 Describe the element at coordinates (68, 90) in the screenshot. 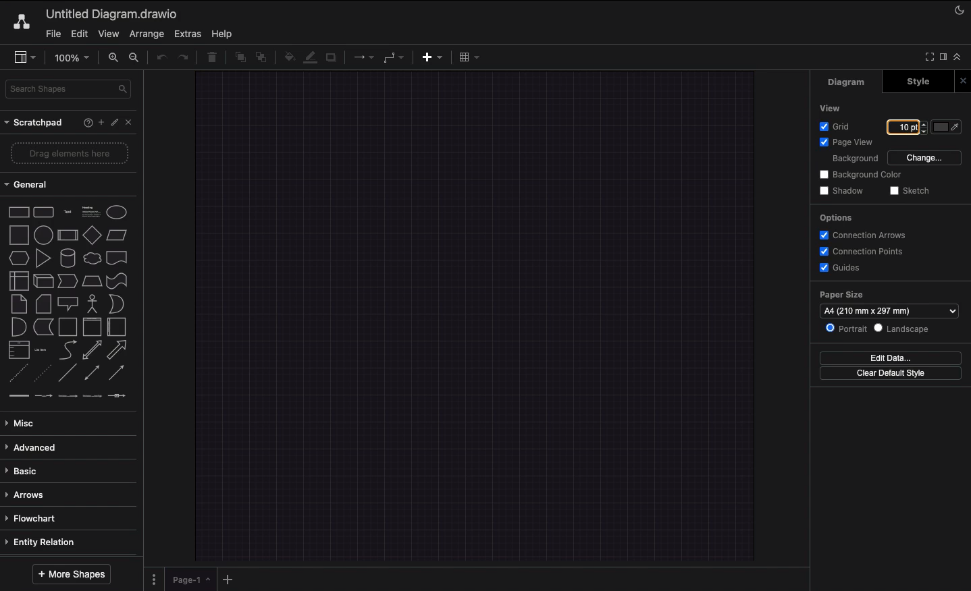

I see `Search shapes` at that location.